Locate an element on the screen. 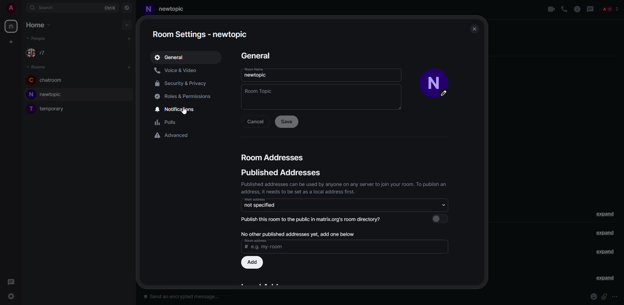 This screenshot has height=305, width=624. add is located at coordinates (128, 26).